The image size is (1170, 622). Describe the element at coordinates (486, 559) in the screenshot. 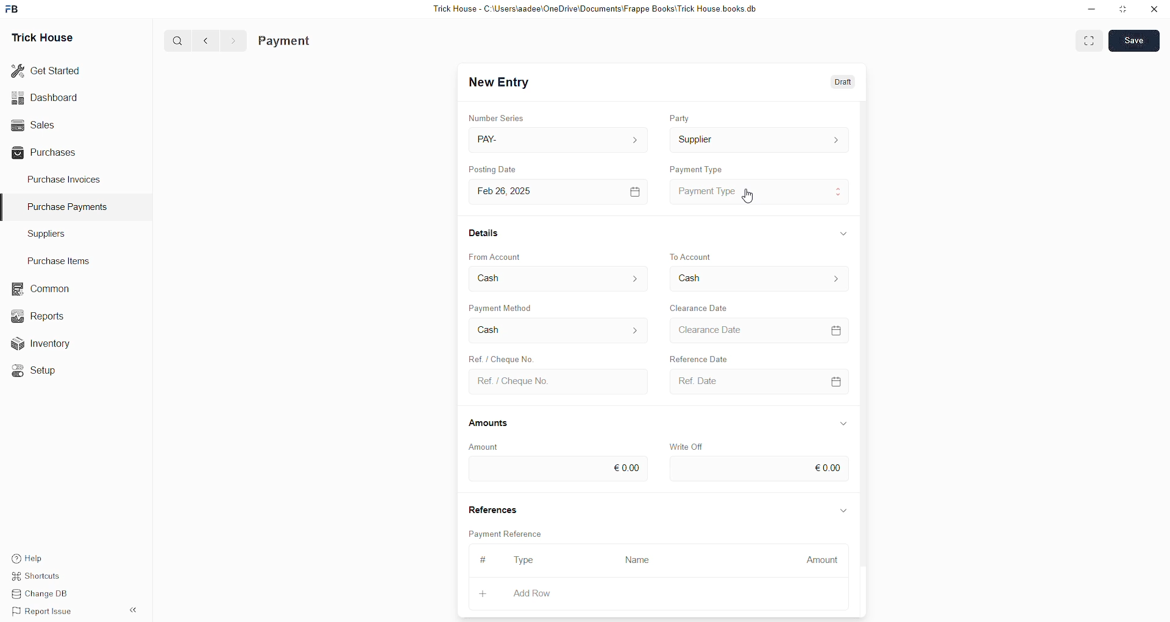

I see `#` at that location.